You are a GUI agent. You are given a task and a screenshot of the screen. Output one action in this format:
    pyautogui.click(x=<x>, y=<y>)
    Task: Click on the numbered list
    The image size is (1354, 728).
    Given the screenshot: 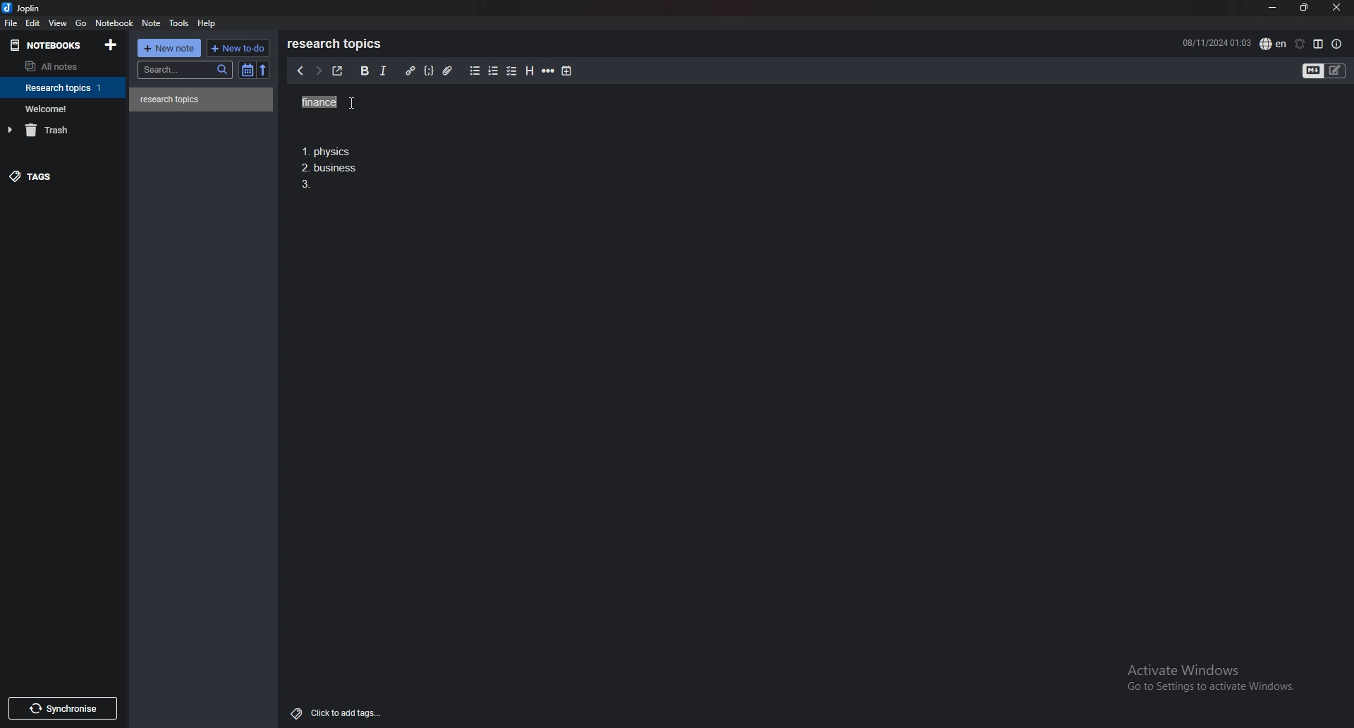 What is the action you would take?
    pyautogui.click(x=494, y=71)
    